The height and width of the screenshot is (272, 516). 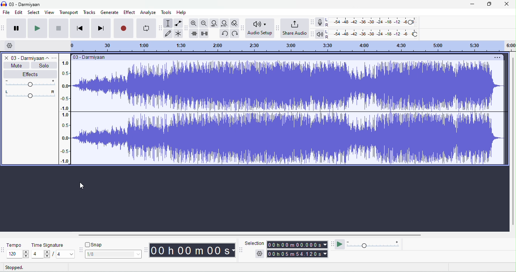 What do you see at coordinates (178, 34) in the screenshot?
I see `multi tool` at bounding box center [178, 34].